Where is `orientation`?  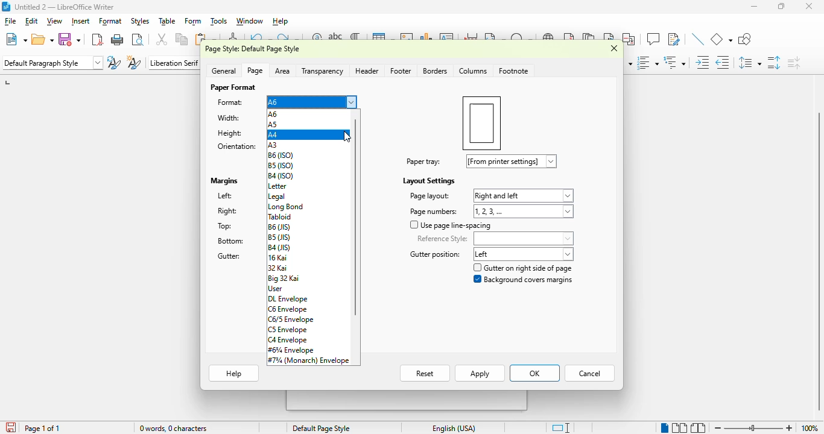 orientation is located at coordinates (237, 146).